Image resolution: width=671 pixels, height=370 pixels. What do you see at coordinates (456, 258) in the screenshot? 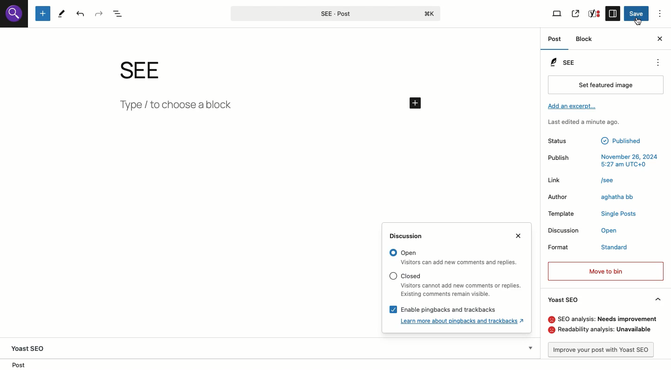
I see `Goren
Visitors can add new comments and replies.` at bounding box center [456, 258].